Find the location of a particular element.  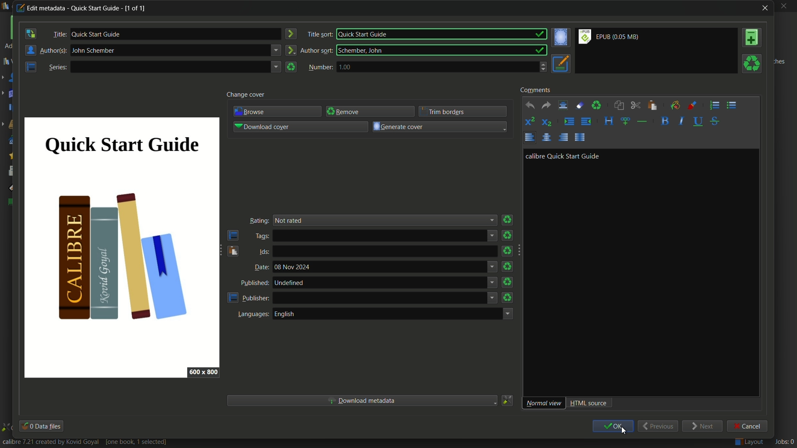

1.00 is located at coordinates (442, 67).